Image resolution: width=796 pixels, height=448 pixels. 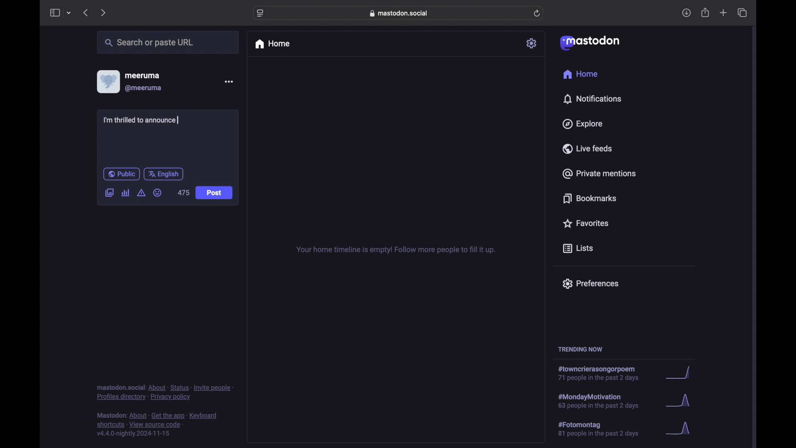 What do you see at coordinates (85, 12) in the screenshot?
I see `previous` at bounding box center [85, 12].